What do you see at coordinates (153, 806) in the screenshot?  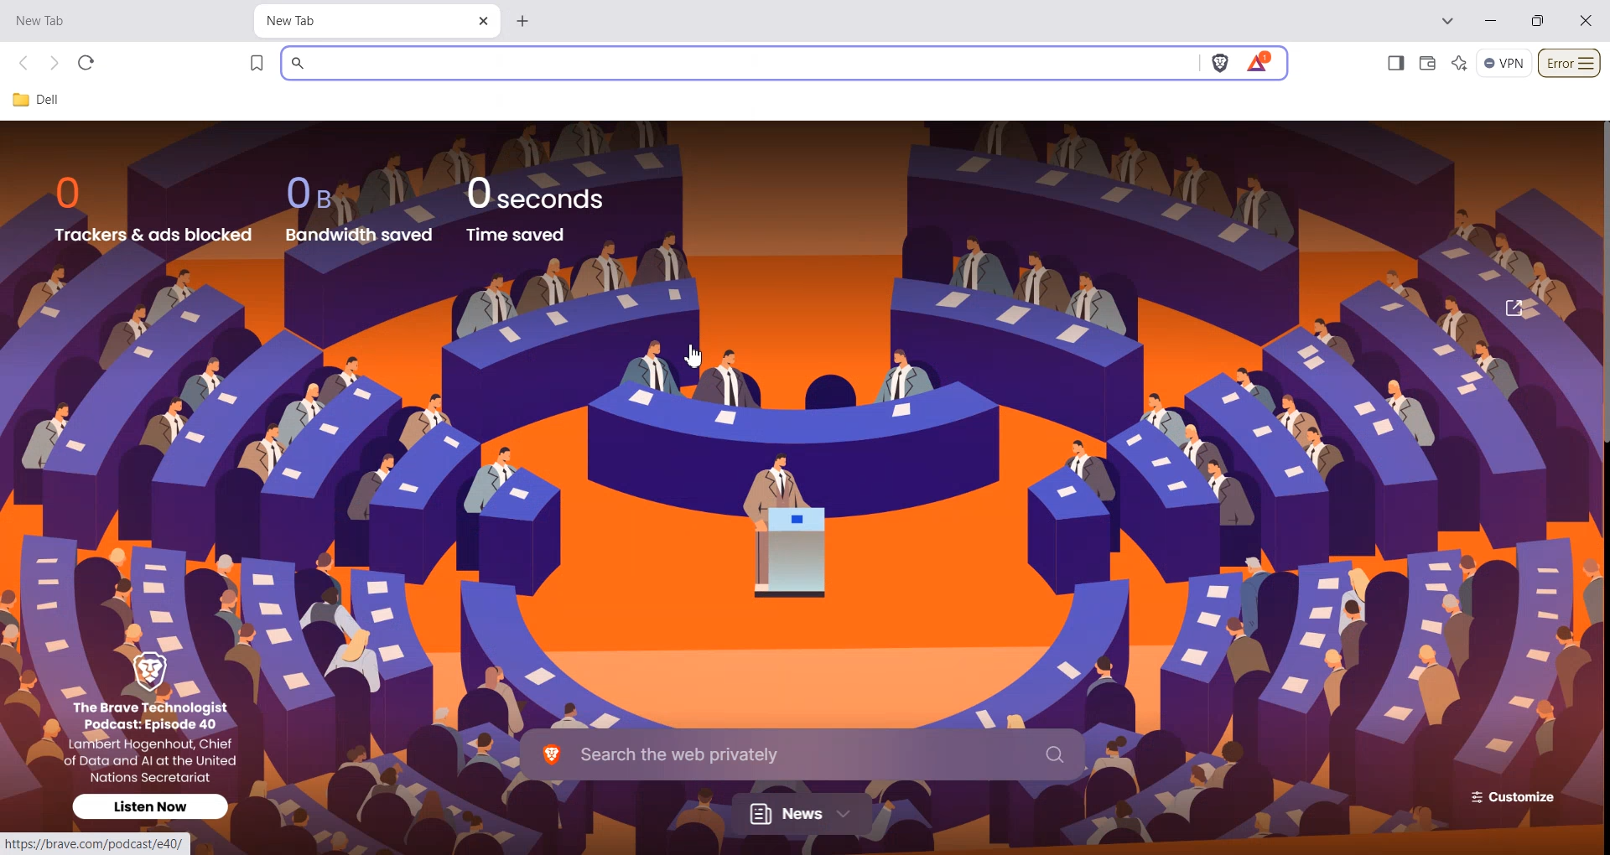 I see `Listen Now podcast` at bounding box center [153, 806].